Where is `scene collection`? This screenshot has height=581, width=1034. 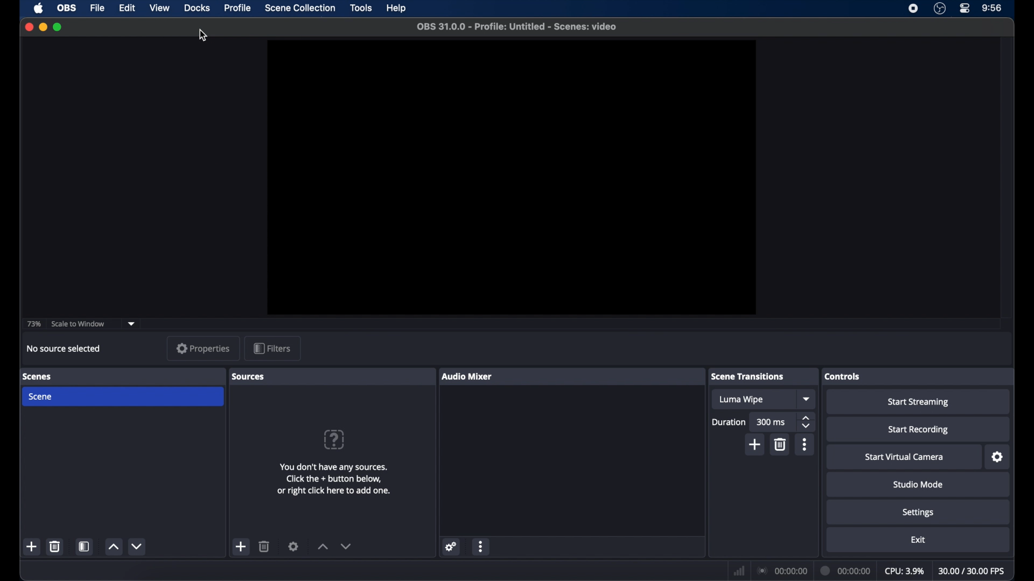
scene collection is located at coordinates (300, 8).